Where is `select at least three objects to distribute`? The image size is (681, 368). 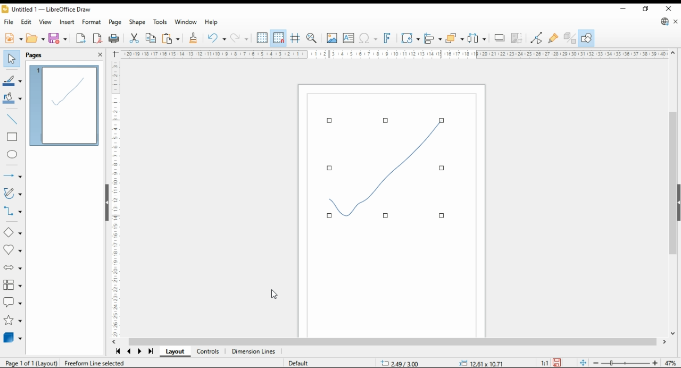
select at least three objects to distribute is located at coordinates (477, 38).